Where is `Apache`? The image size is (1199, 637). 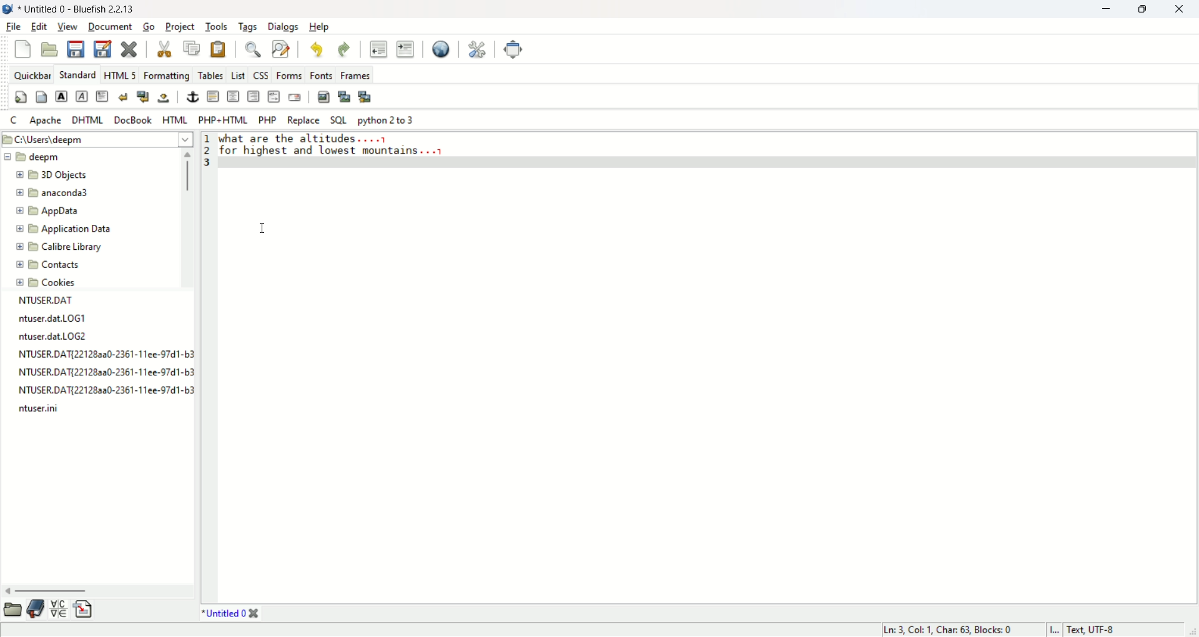 Apache is located at coordinates (46, 119).